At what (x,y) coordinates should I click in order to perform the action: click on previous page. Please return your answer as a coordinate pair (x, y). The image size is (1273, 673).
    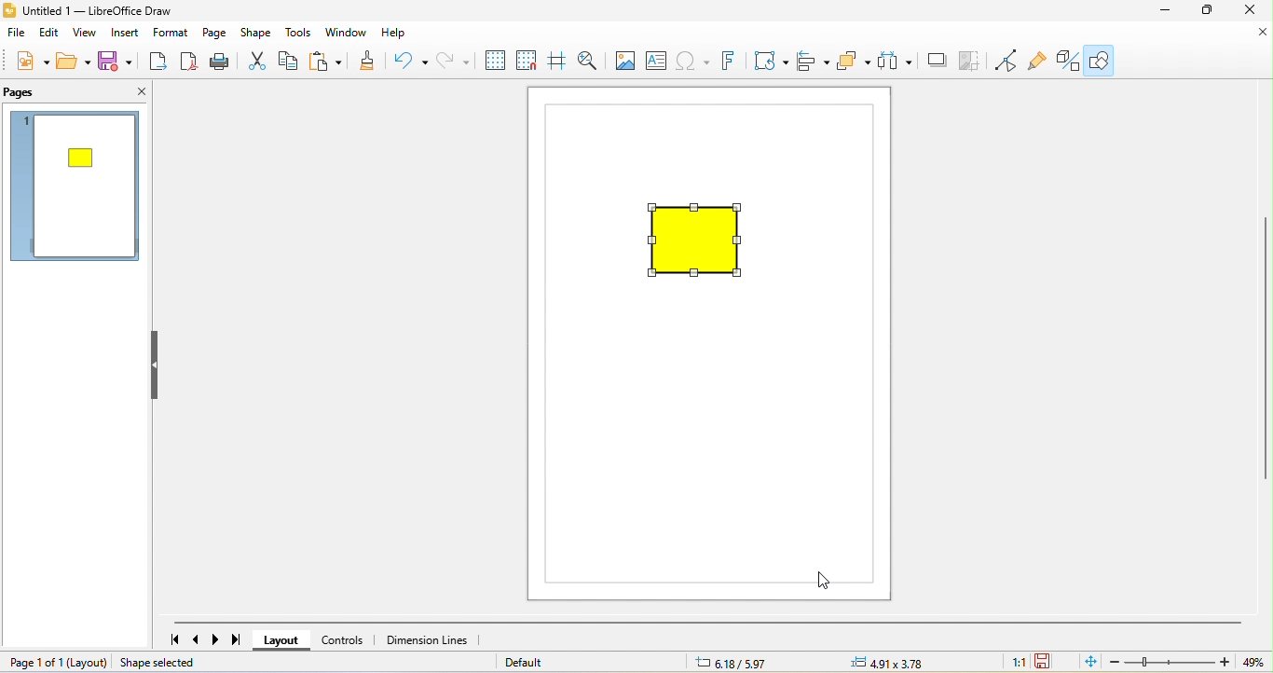
    Looking at the image, I should click on (196, 639).